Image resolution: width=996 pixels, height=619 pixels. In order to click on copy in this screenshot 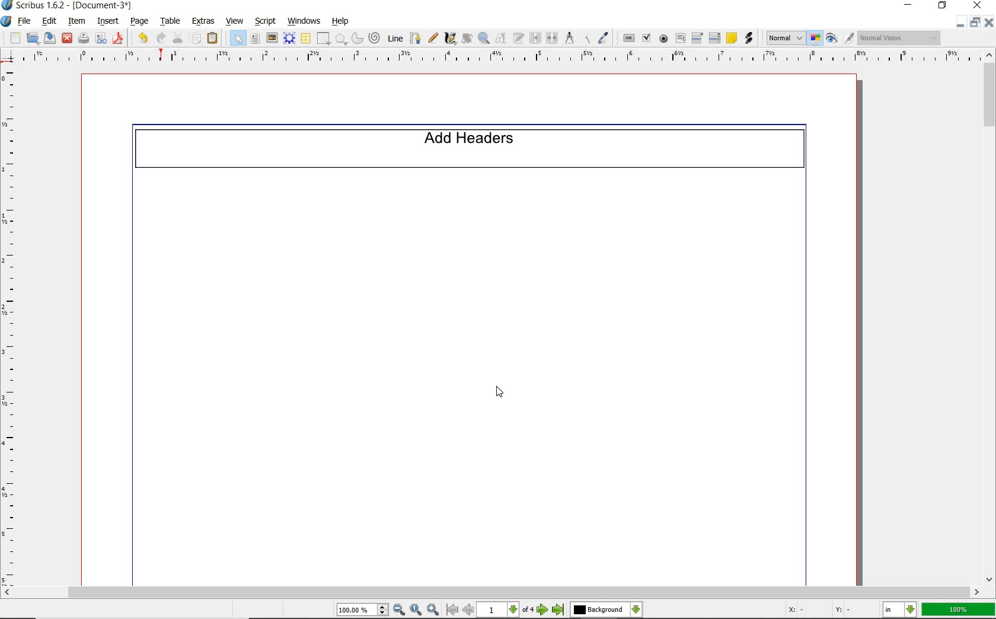, I will do `click(196, 39)`.